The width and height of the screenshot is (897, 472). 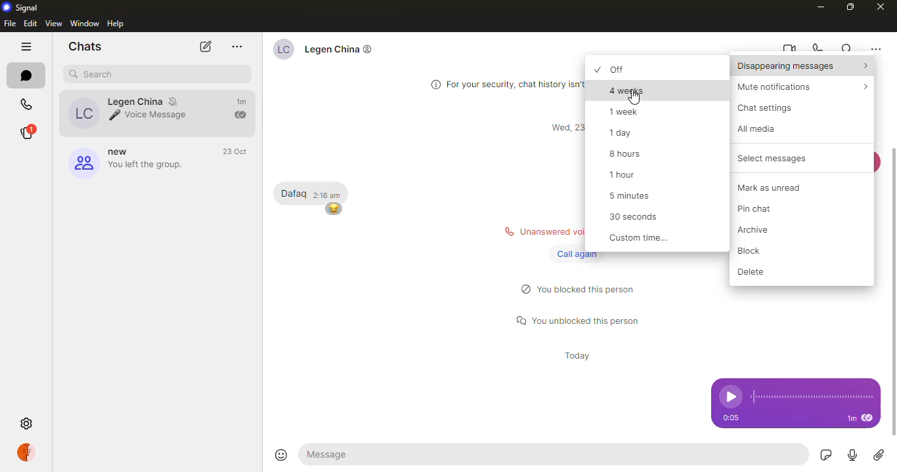 I want to click on message, so click(x=362, y=454).